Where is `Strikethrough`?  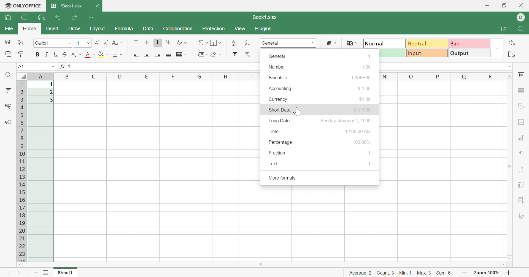
Strikethrough is located at coordinates (65, 54).